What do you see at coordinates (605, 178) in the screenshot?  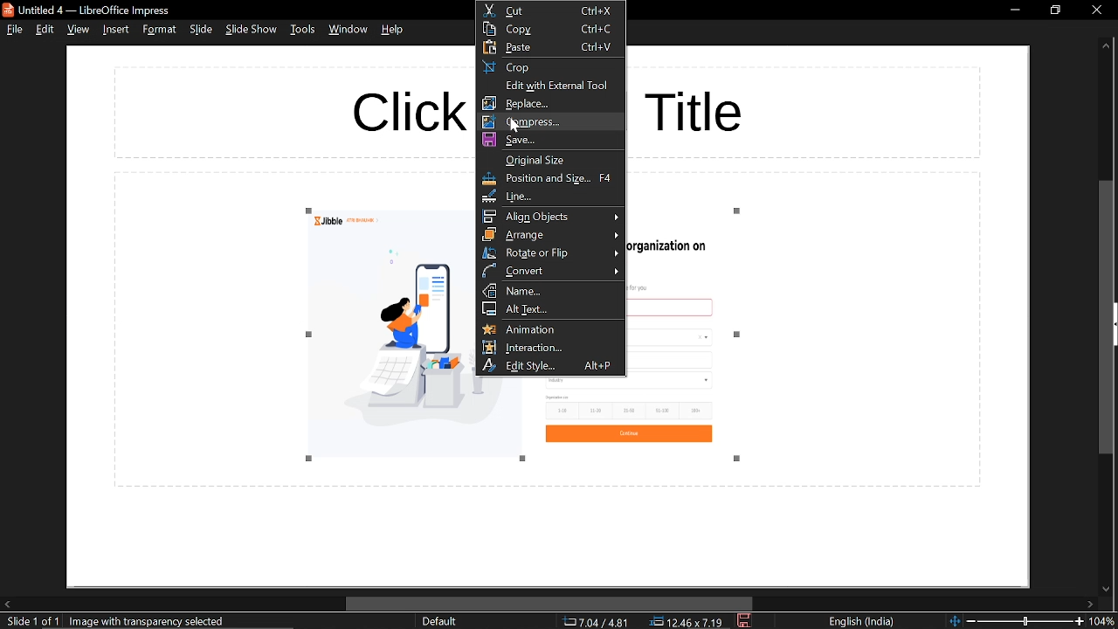 I see `F4` at bounding box center [605, 178].